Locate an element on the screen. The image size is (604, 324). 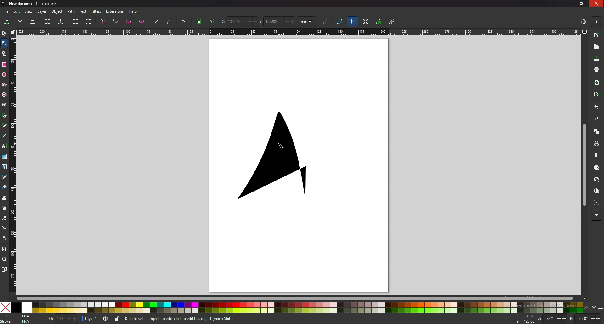
view is located at coordinates (29, 12).